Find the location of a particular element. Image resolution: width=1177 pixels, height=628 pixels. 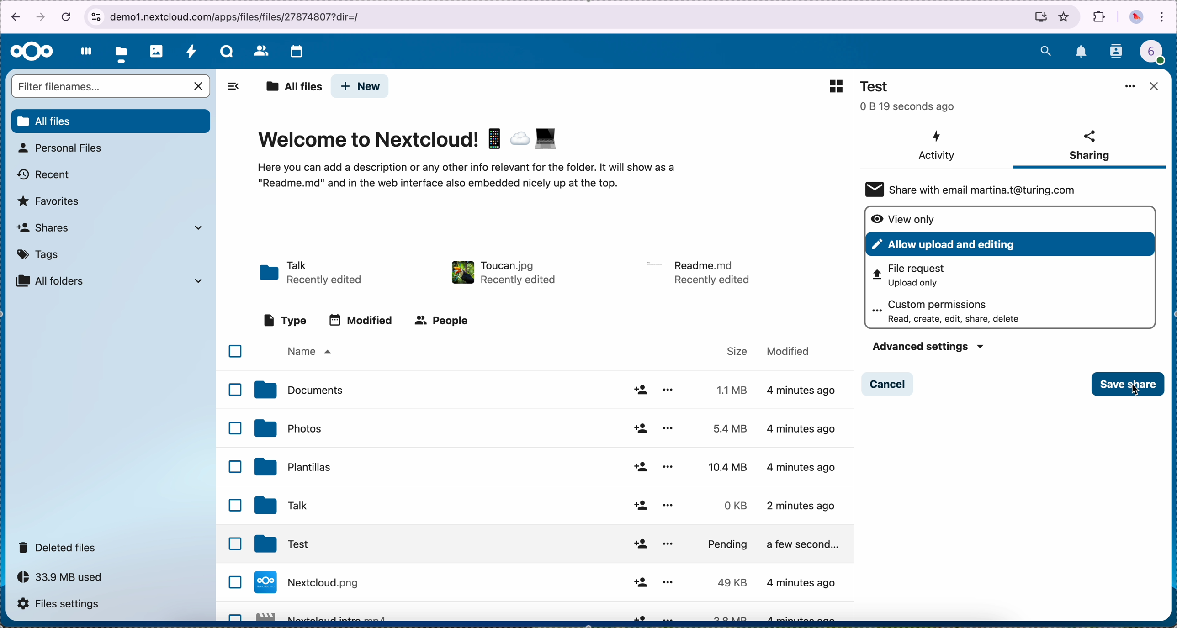

grid view is located at coordinates (831, 85).